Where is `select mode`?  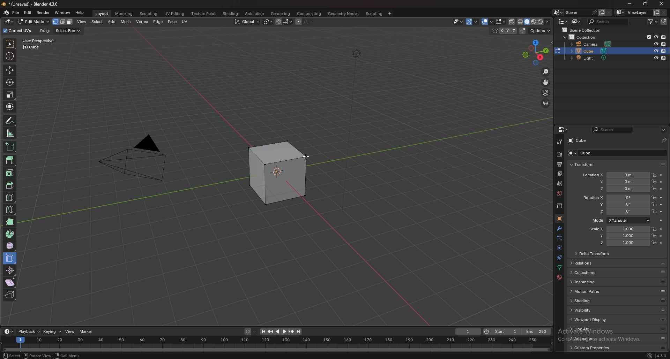 select mode is located at coordinates (63, 22).